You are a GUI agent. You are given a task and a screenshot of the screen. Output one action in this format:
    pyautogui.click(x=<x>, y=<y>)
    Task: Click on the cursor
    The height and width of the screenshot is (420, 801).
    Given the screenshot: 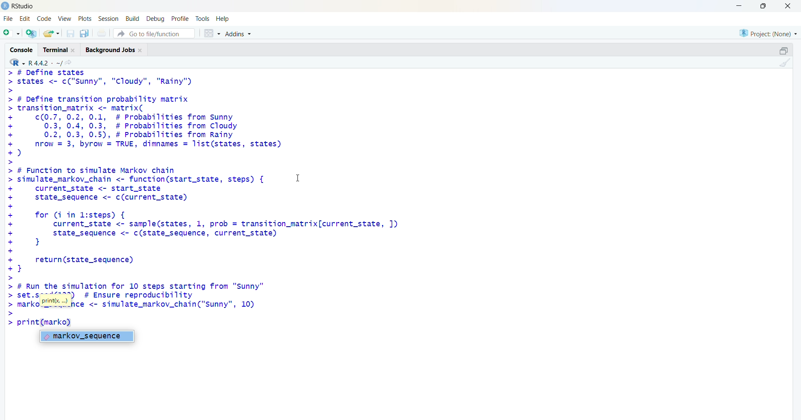 What is the action you would take?
    pyautogui.click(x=302, y=180)
    